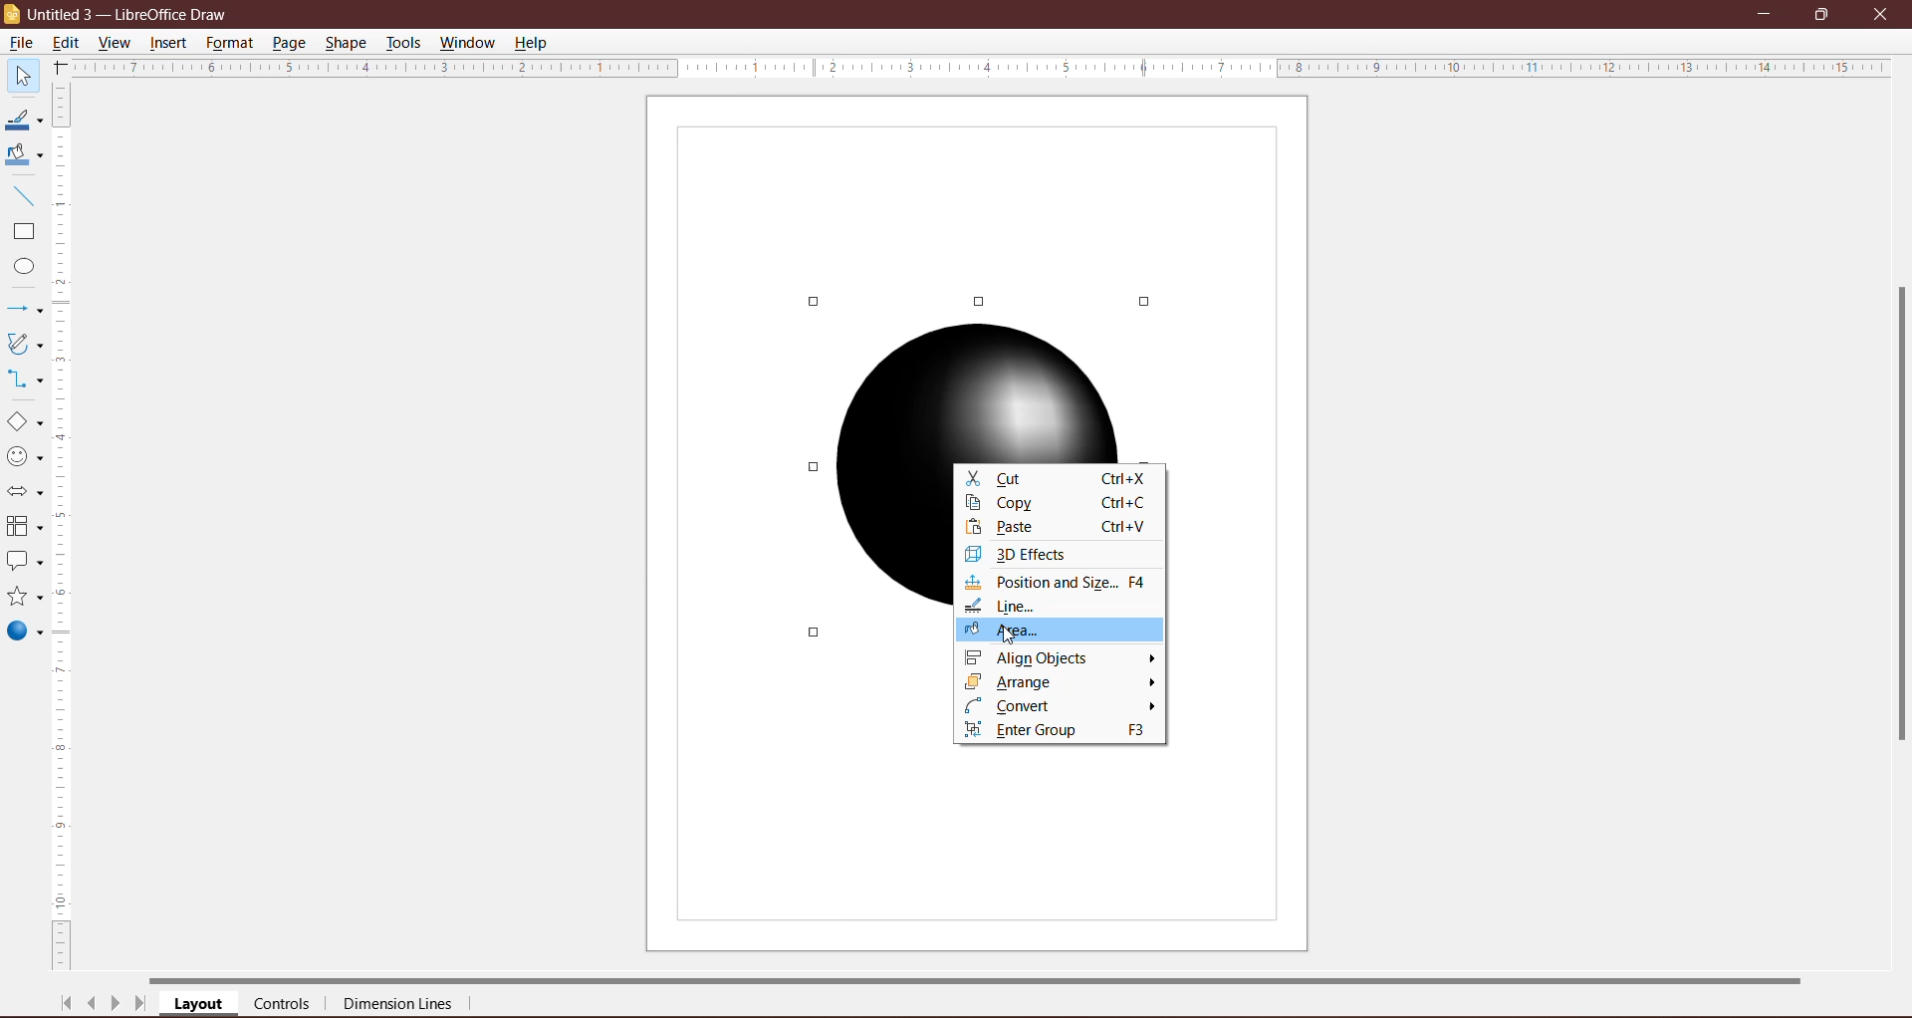 The width and height of the screenshot is (1912, 1018). What do you see at coordinates (1013, 633) in the screenshot?
I see `Cursor` at bounding box center [1013, 633].